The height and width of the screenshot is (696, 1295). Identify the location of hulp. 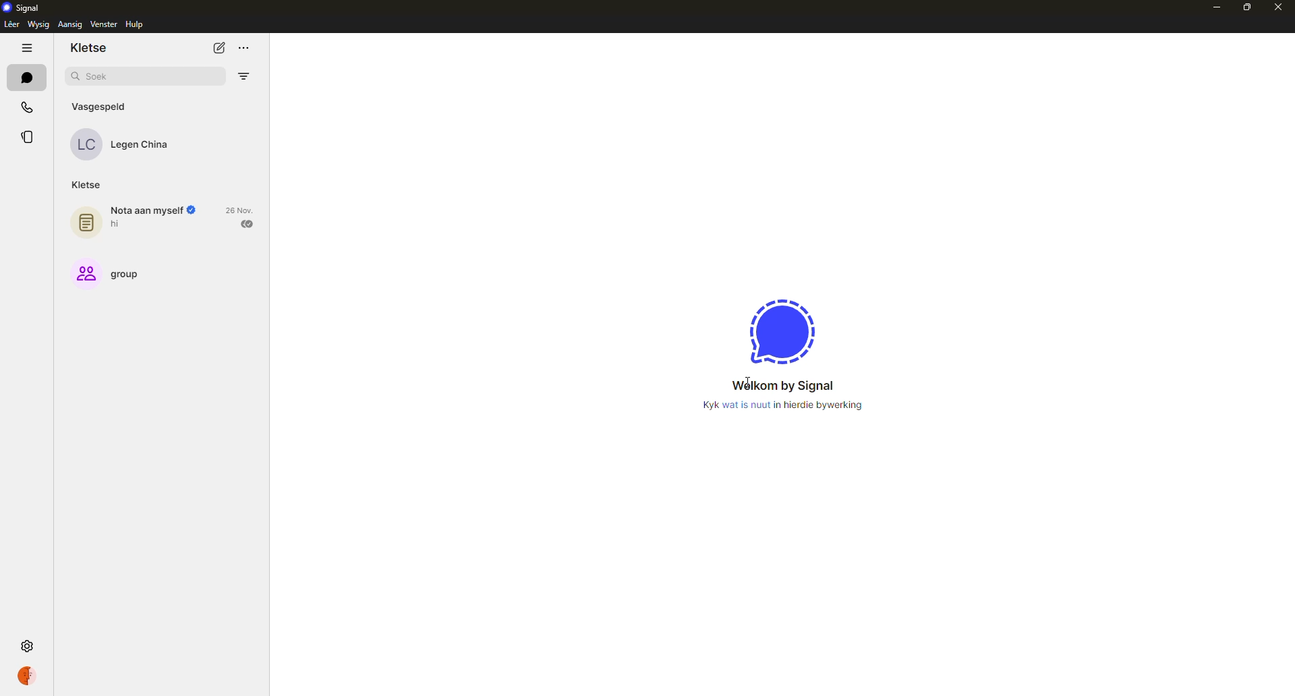
(139, 26).